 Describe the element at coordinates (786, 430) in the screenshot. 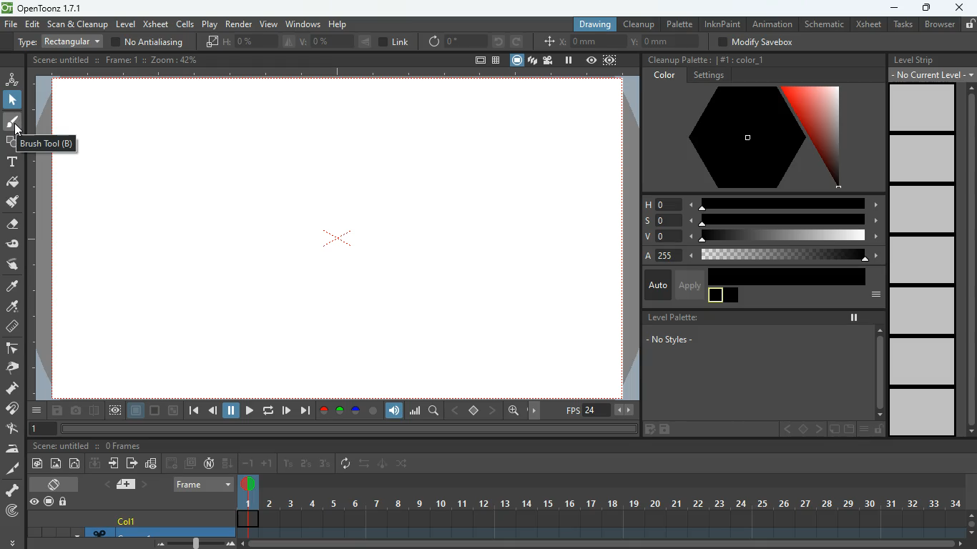

I see `left` at that location.